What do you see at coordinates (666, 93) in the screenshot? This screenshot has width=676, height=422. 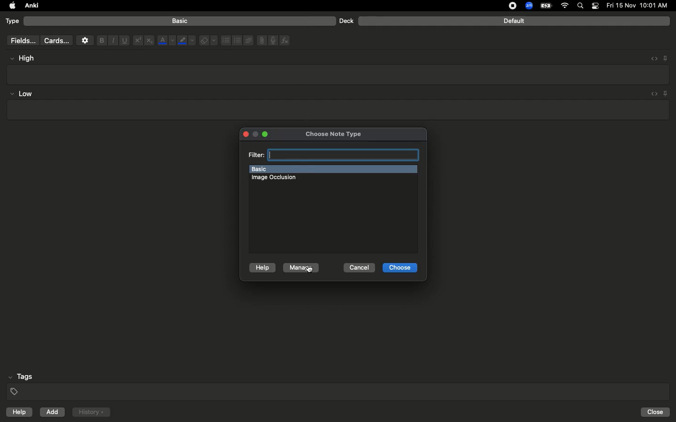 I see `Pin` at bounding box center [666, 93].